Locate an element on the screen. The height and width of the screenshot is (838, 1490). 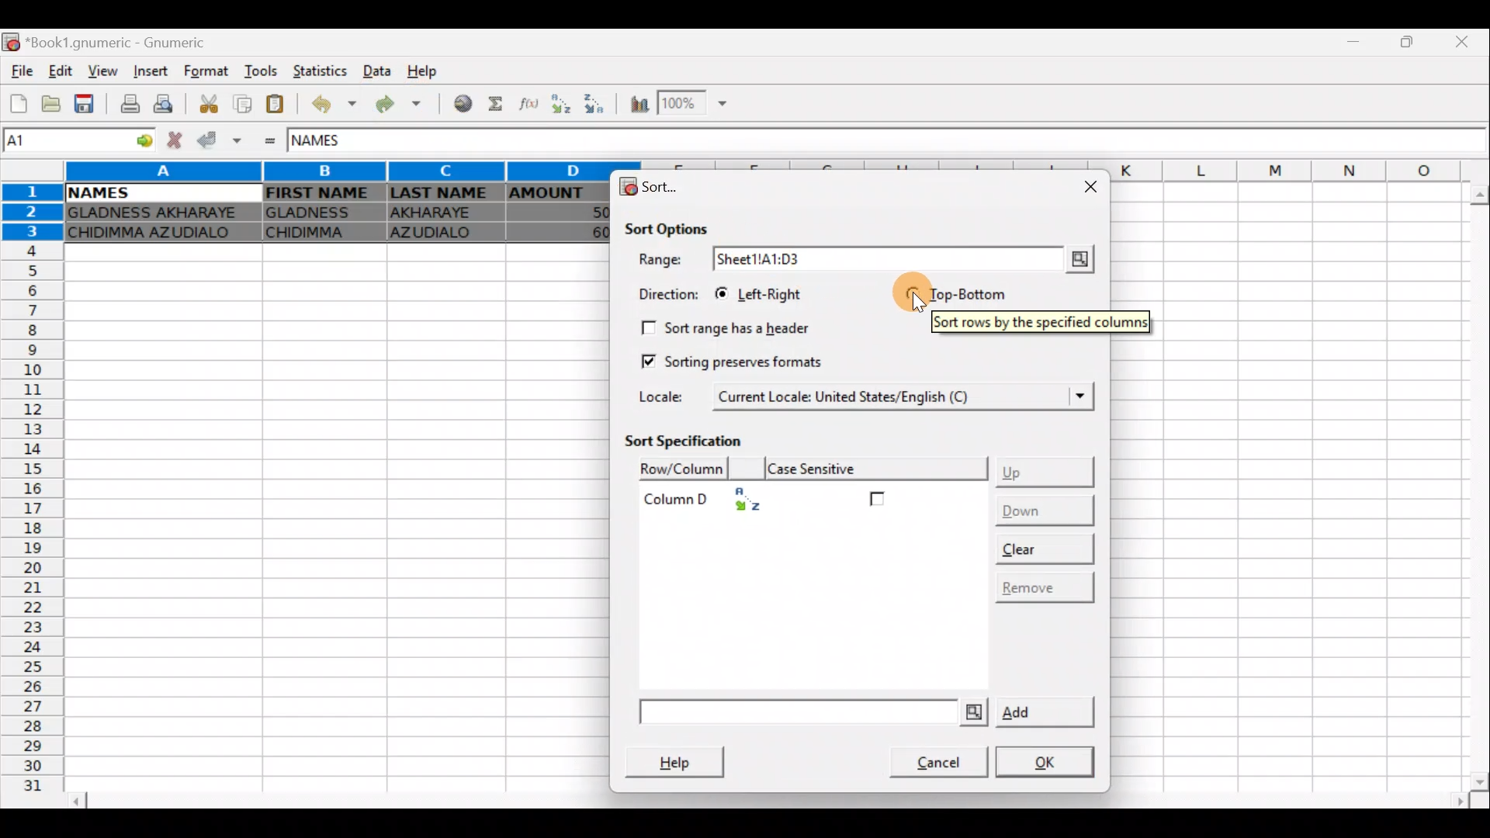
Print current file is located at coordinates (131, 102).